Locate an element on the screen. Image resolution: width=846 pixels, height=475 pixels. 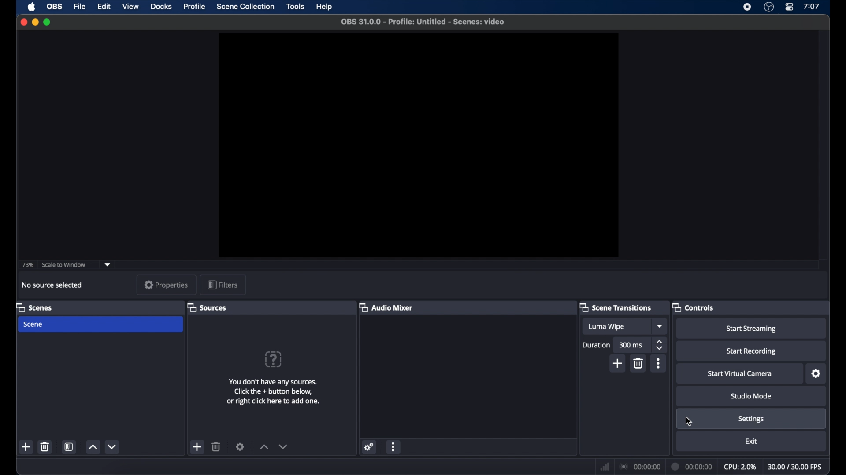
connection is located at coordinates (639, 467).